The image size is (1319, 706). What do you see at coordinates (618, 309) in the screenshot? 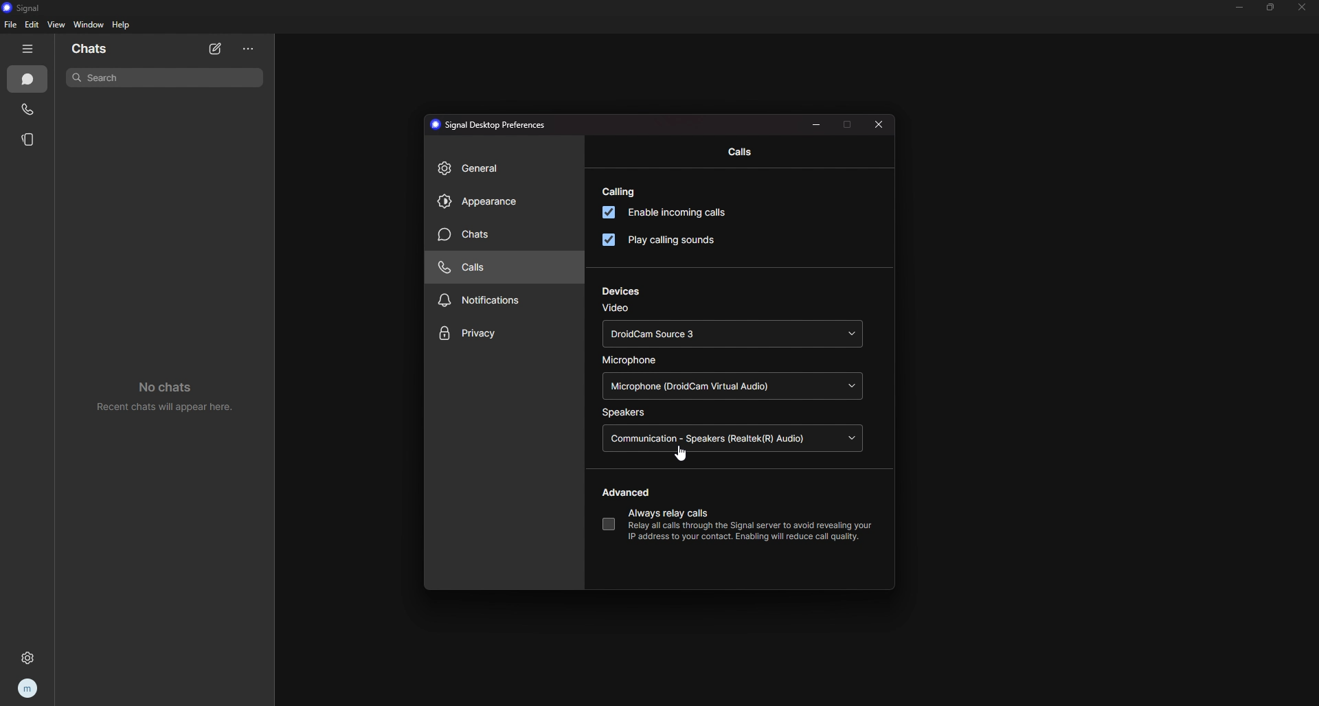
I see `video` at bounding box center [618, 309].